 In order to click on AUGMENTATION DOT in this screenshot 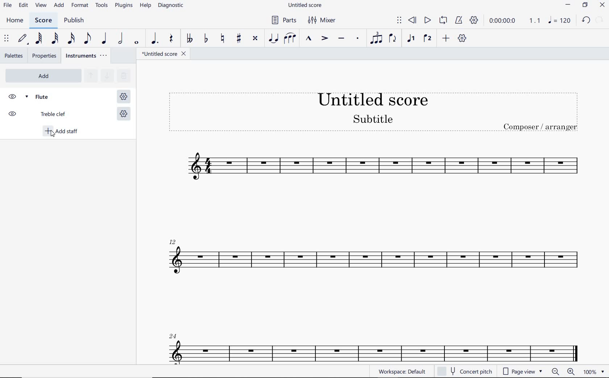, I will do `click(154, 39)`.